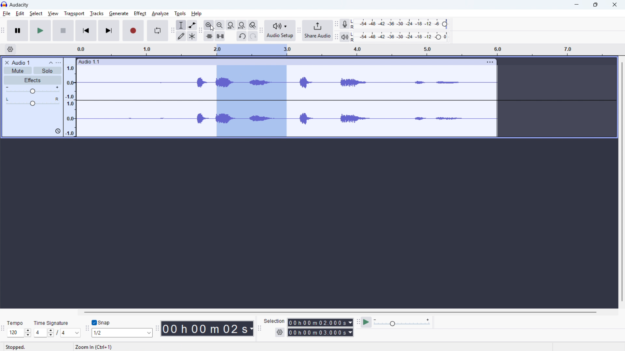 This screenshot has width=625, height=351. I want to click on Toggle zoom, so click(252, 25).